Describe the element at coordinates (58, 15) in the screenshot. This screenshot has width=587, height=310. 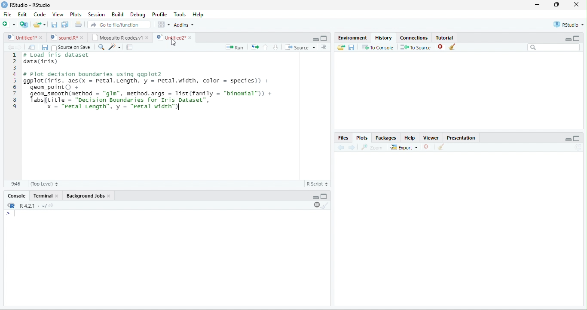
I see `View` at that location.